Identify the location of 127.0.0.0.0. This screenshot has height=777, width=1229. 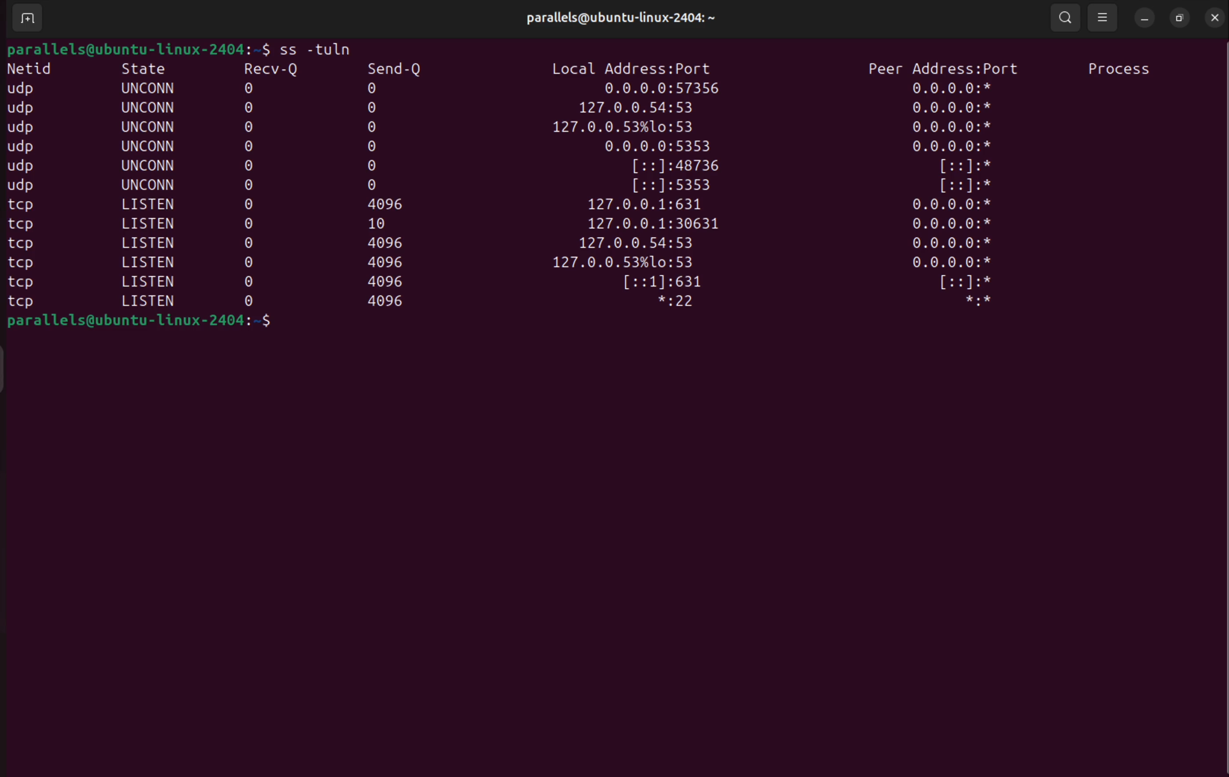
(646, 205).